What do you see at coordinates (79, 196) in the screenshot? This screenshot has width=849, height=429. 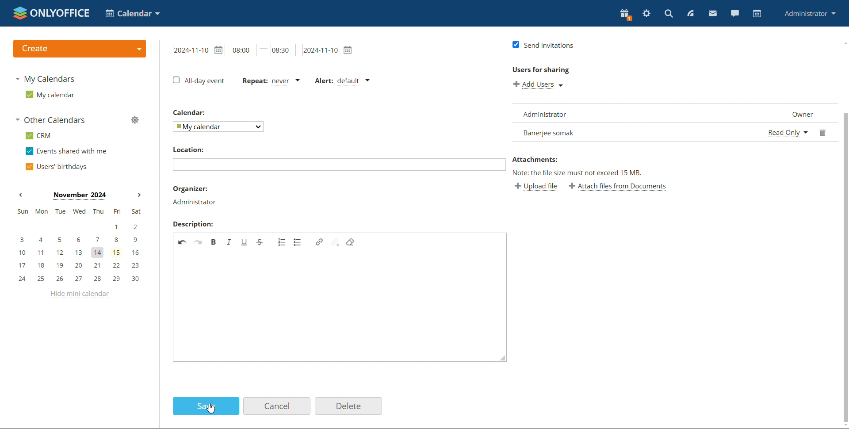 I see `current month` at bounding box center [79, 196].